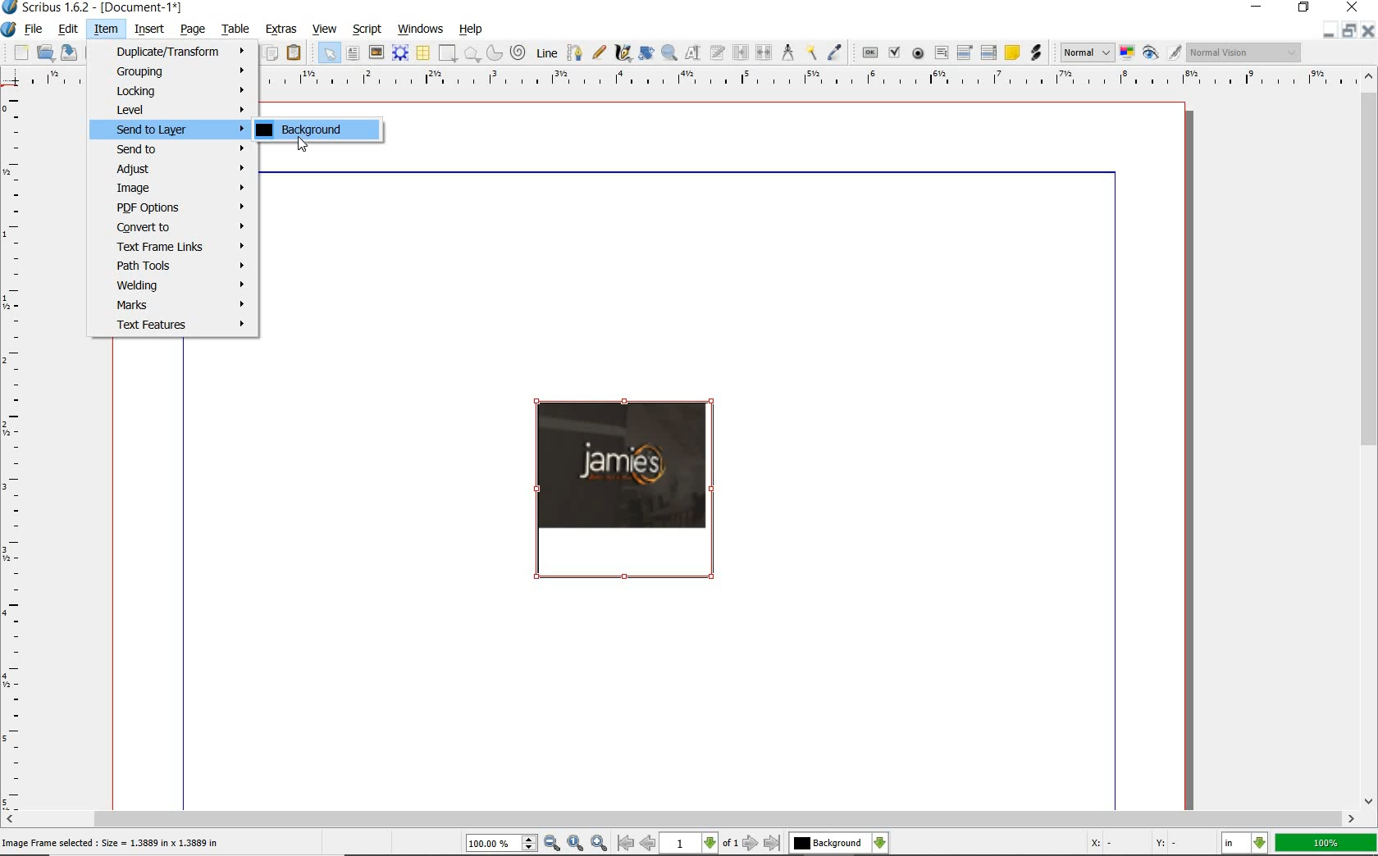 The image size is (1378, 856). What do you see at coordinates (576, 843) in the screenshot?
I see `Zoom to 100%` at bounding box center [576, 843].